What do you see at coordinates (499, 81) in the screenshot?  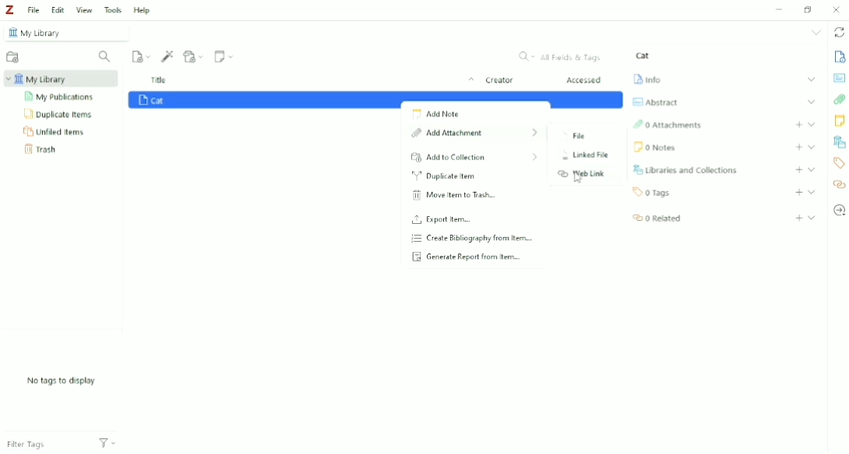 I see `Creator` at bounding box center [499, 81].